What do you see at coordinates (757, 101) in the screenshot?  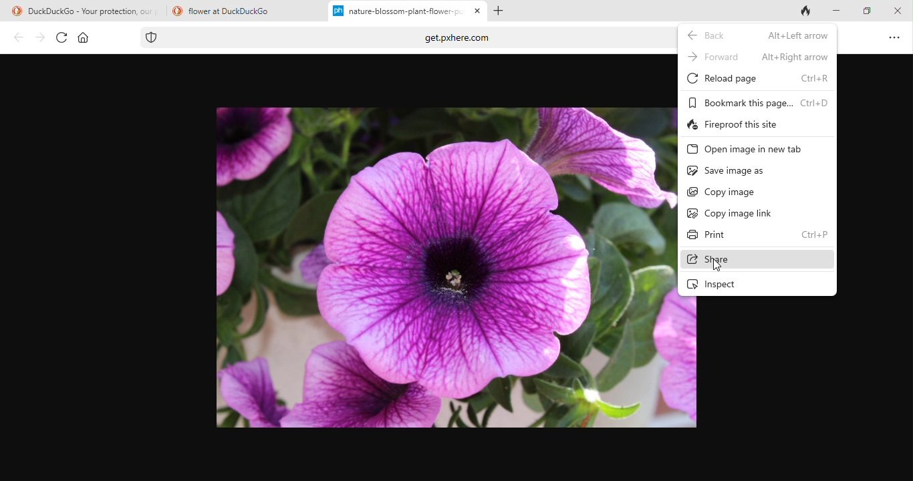 I see `bookmark this page` at bounding box center [757, 101].